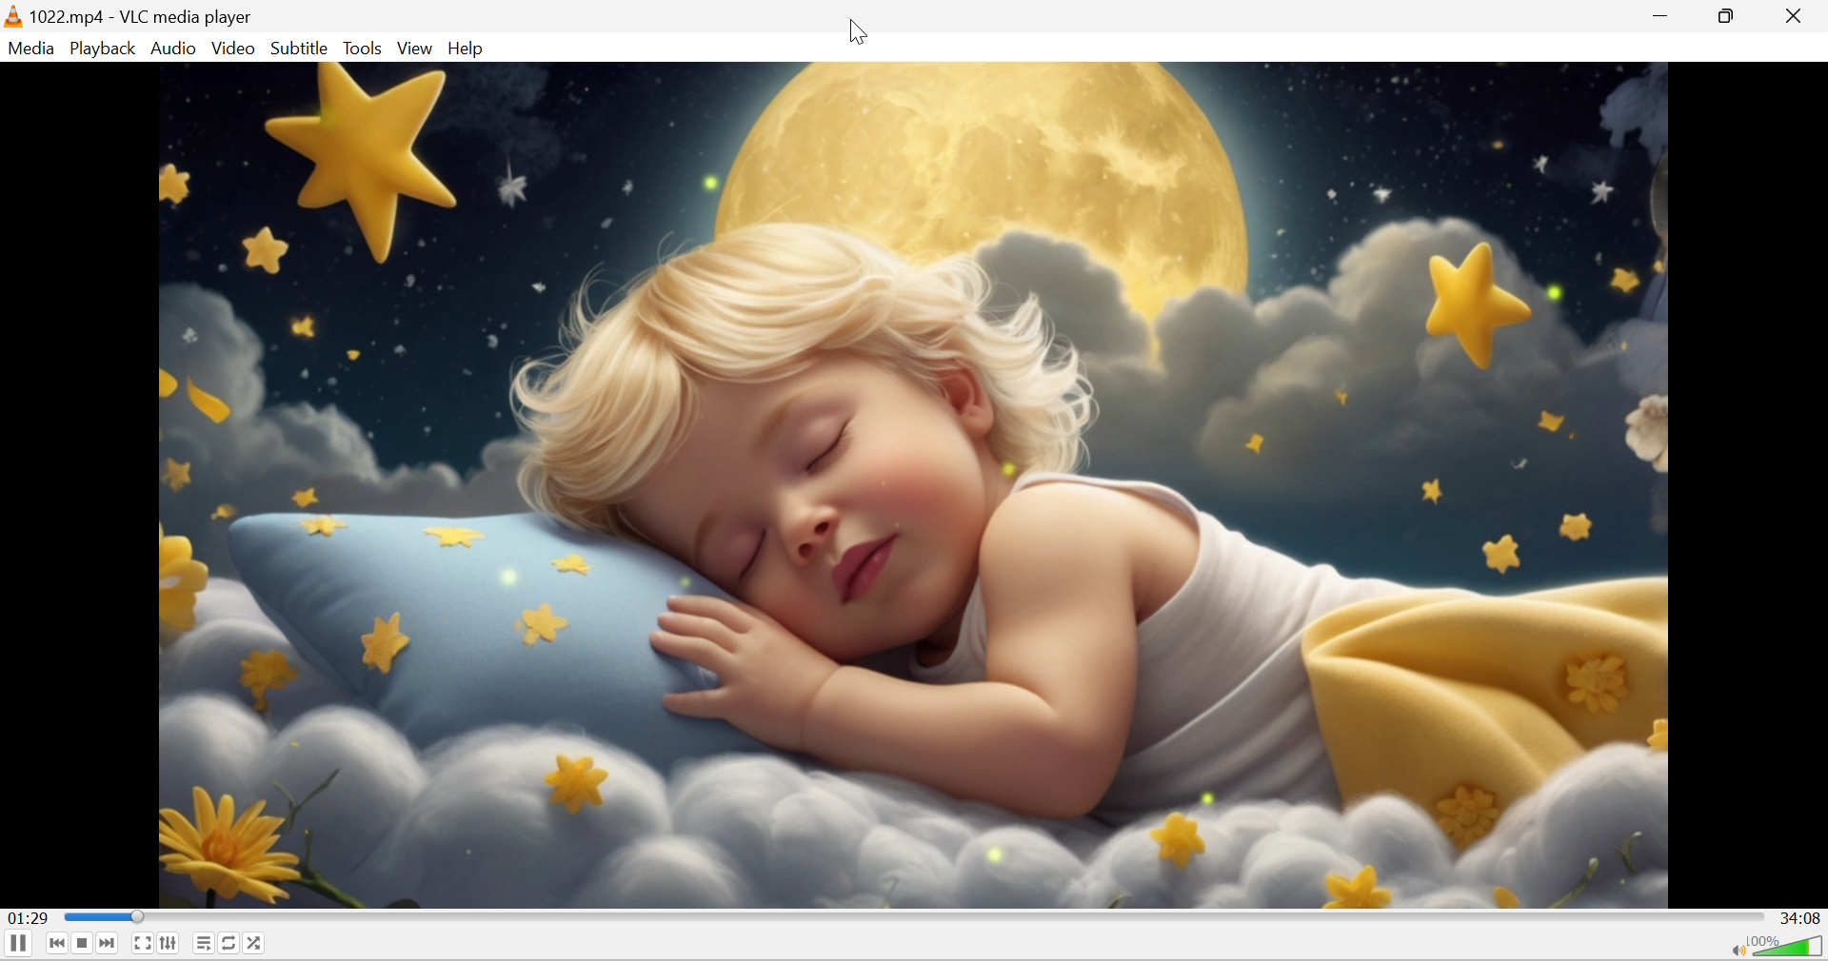 Image resolution: width=1828 pixels, height=961 pixels. What do you see at coordinates (857, 31) in the screenshot?
I see `Cursor` at bounding box center [857, 31].